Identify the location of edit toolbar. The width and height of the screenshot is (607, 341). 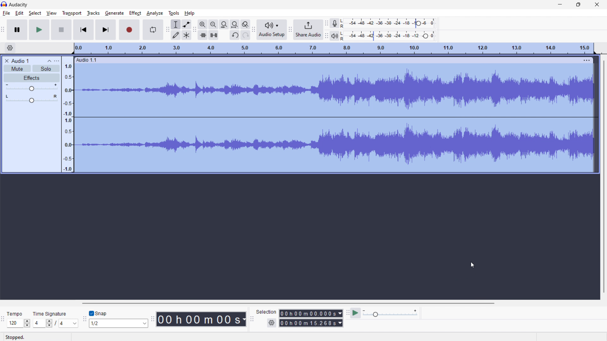
(194, 30).